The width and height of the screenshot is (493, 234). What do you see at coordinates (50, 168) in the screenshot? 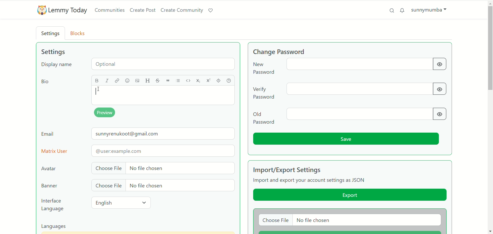
I see `avatar` at bounding box center [50, 168].